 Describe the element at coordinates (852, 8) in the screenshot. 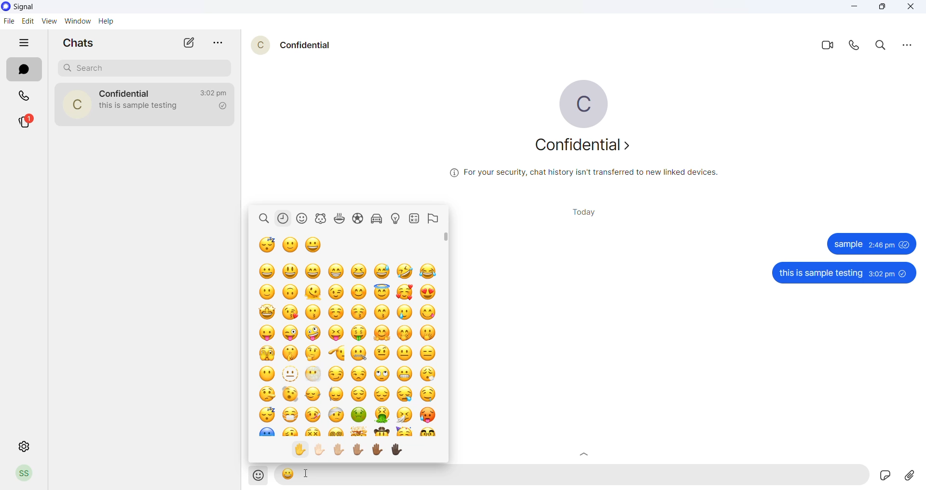

I see `minimize` at that location.